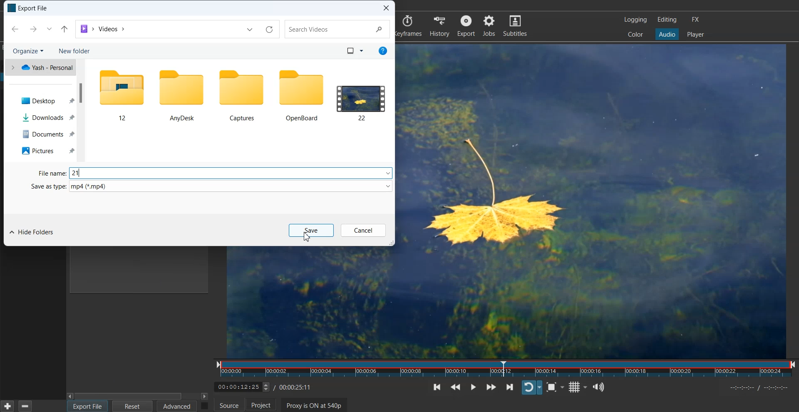 The width and height of the screenshot is (799, 412). Describe the element at coordinates (49, 132) in the screenshot. I see `Documents` at that location.